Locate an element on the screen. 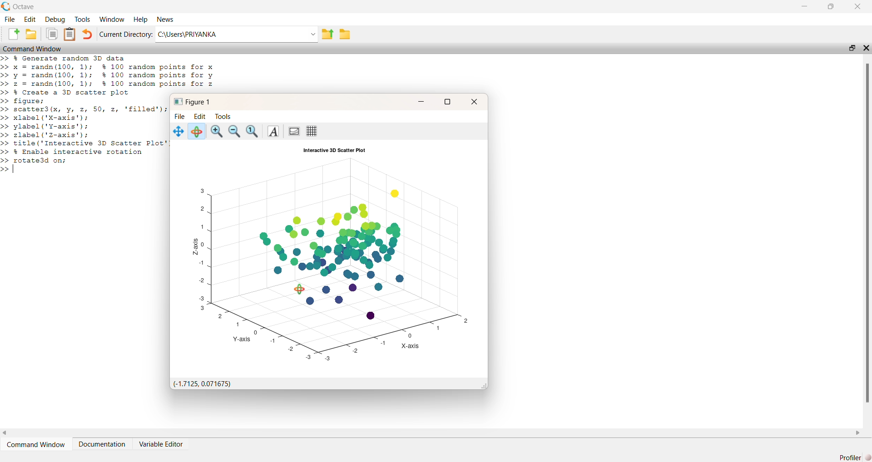  folder is located at coordinates (345, 34).